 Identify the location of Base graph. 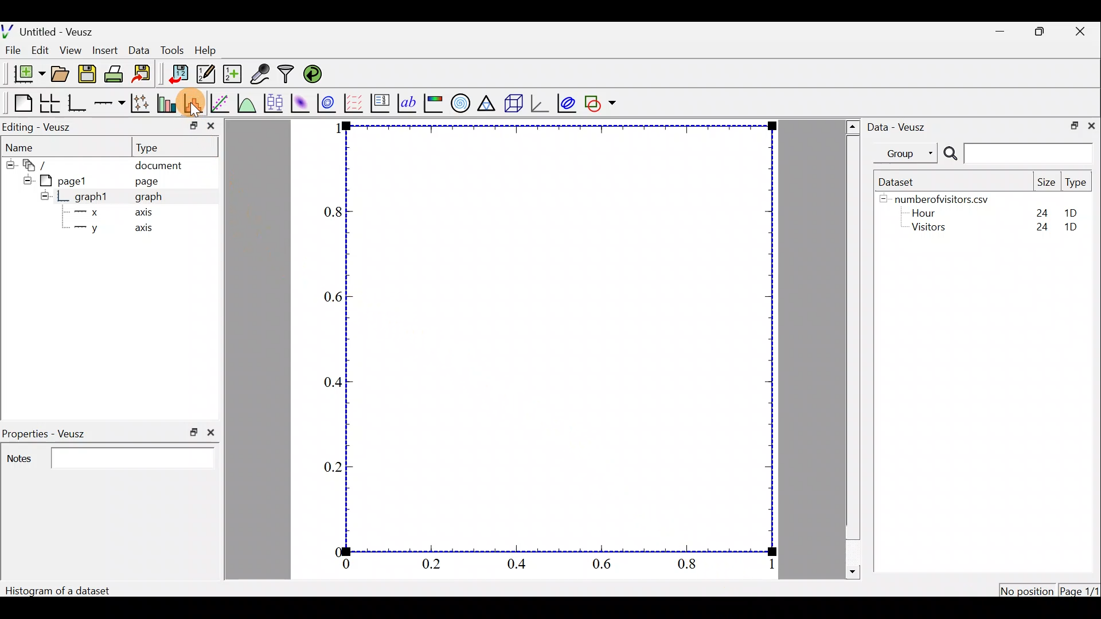
(78, 104).